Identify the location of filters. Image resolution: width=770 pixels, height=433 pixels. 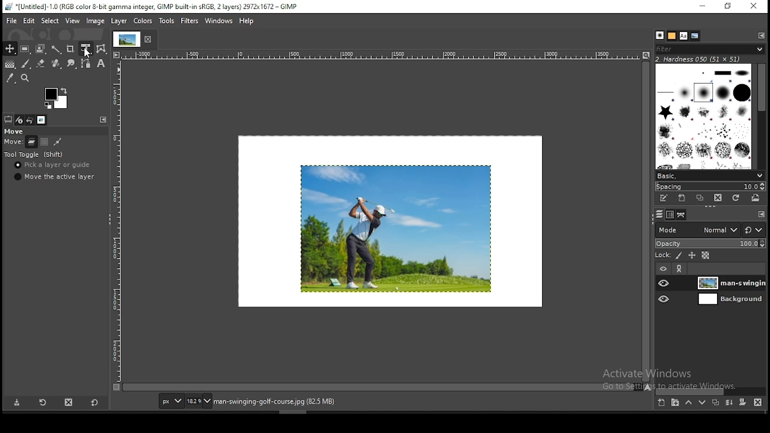
(189, 20).